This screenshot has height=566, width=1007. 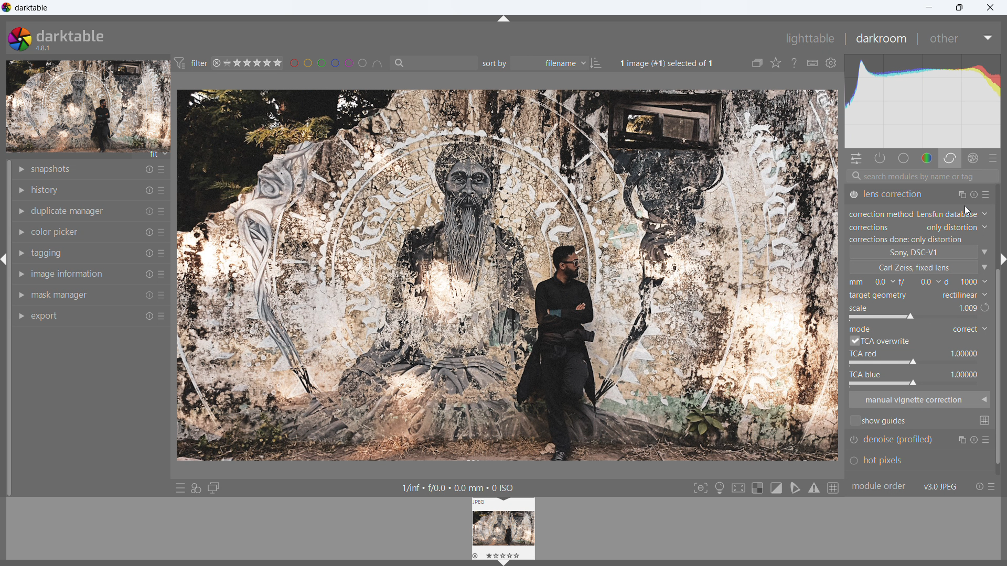 What do you see at coordinates (720, 487) in the screenshot?
I see `toggle ISO 12646 color assessment conditions` at bounding box center [720, 487].